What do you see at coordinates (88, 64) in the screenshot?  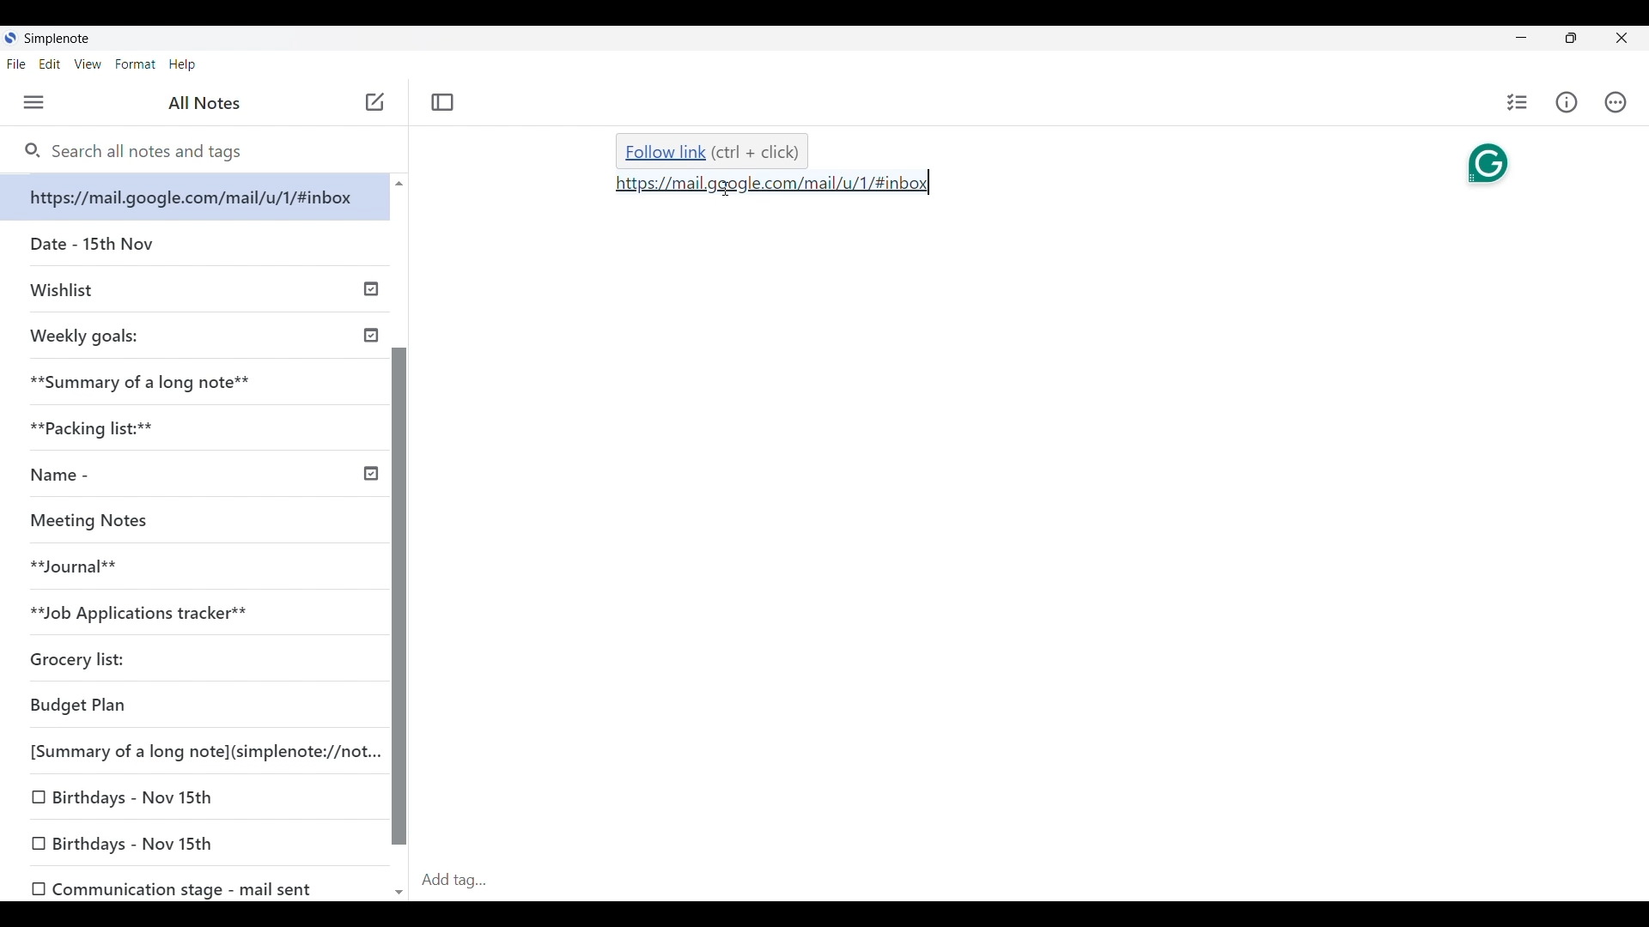 I see `Views menu` at bounding box center [88, 64].